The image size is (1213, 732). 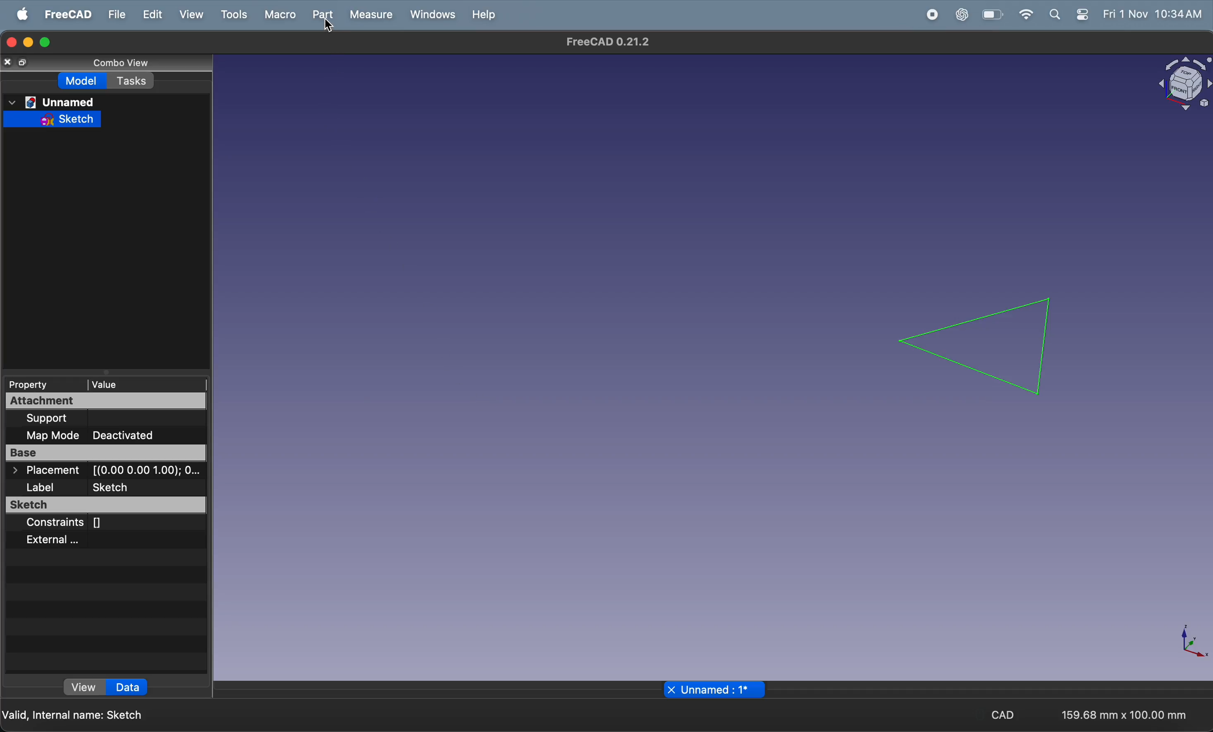 I want to click on constraints [], so click(x=94, y=523).